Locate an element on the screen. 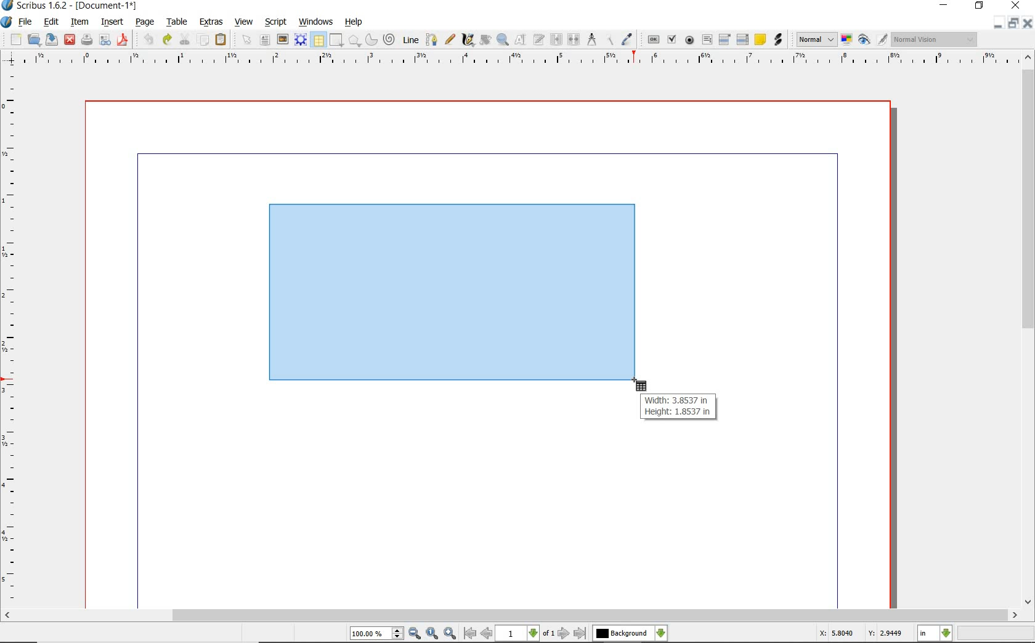 The image size is (1035, 643). pdf check box is located at coordinates (673, 41).